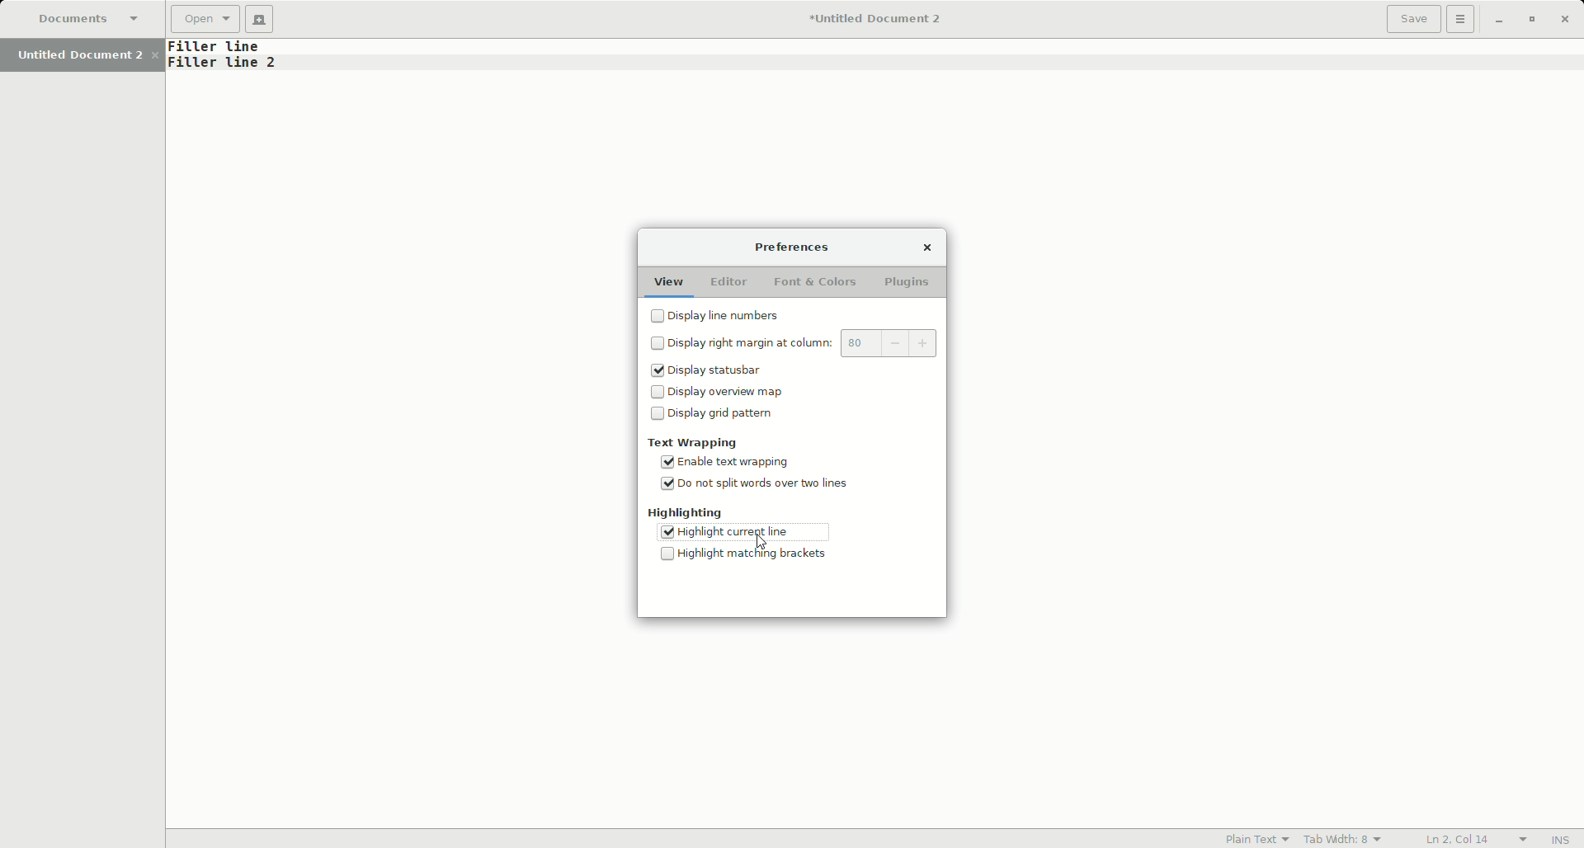 The height and width of the screenshot is (848, 1584). I want to click on Close, so click(926, 247).